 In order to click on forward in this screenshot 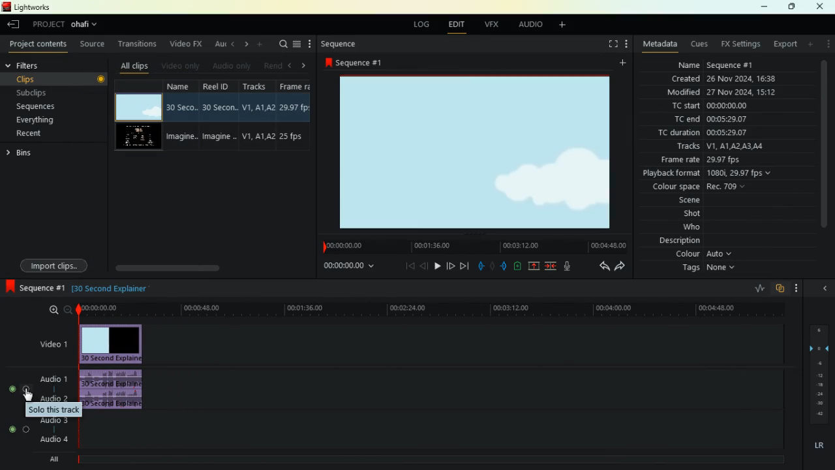, I will do `click(450, 266)`.